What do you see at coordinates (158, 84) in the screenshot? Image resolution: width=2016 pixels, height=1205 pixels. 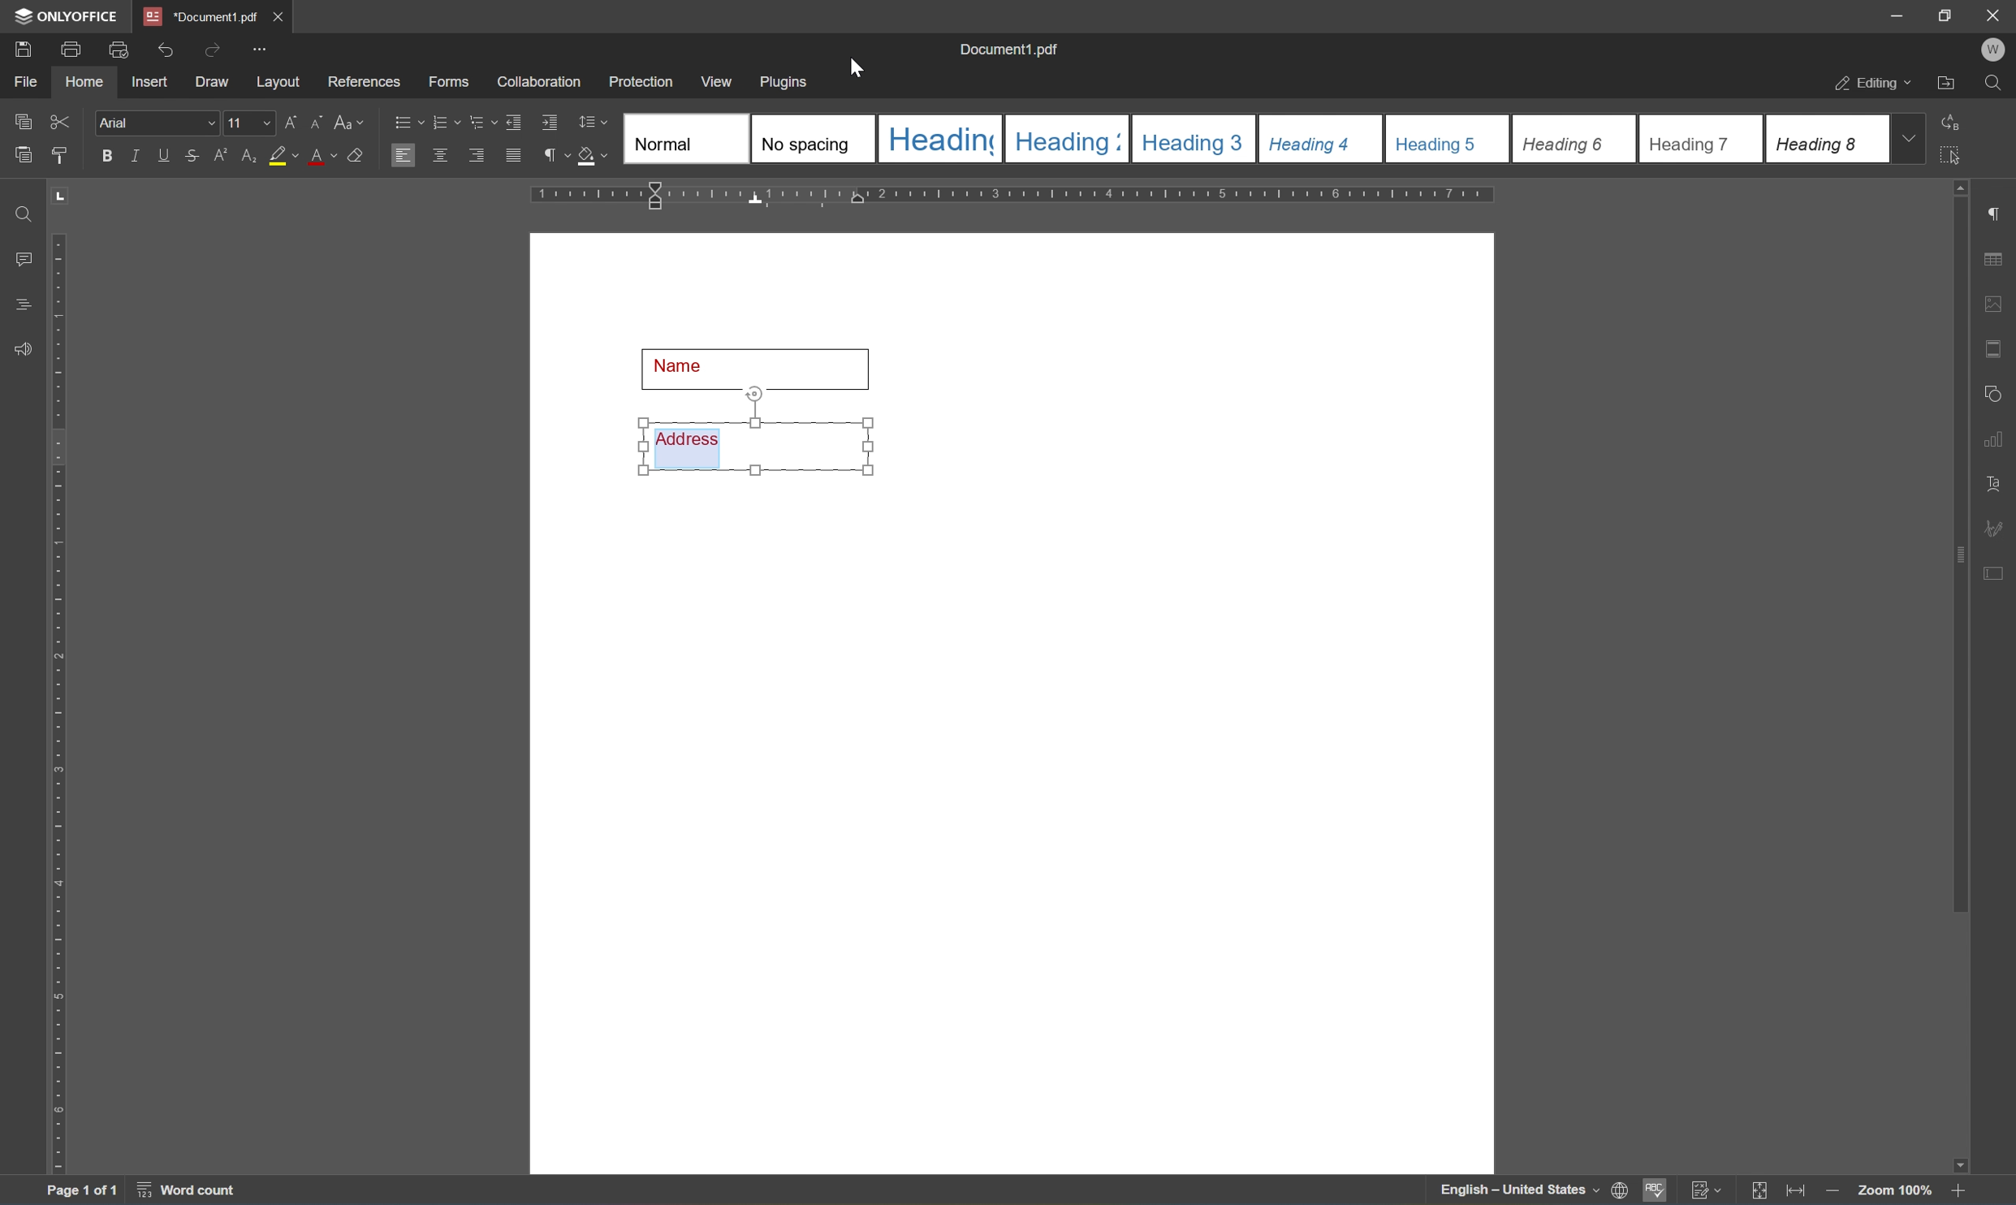 I see `insert` at bounding box center [158, 84].